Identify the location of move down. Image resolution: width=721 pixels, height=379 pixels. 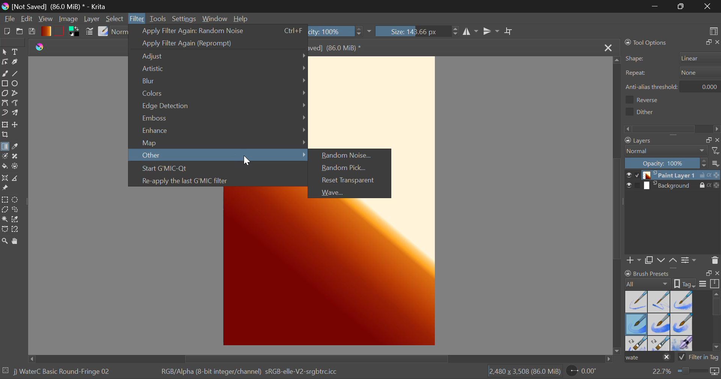
(616, 349).